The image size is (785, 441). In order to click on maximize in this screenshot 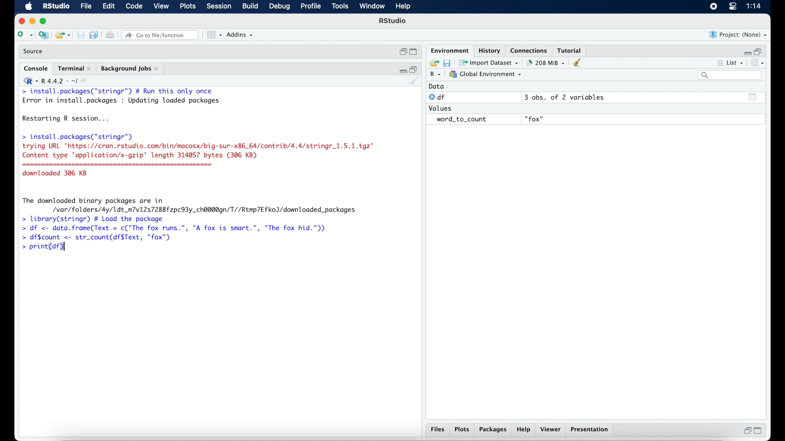, I will do `click(760, 431)`.